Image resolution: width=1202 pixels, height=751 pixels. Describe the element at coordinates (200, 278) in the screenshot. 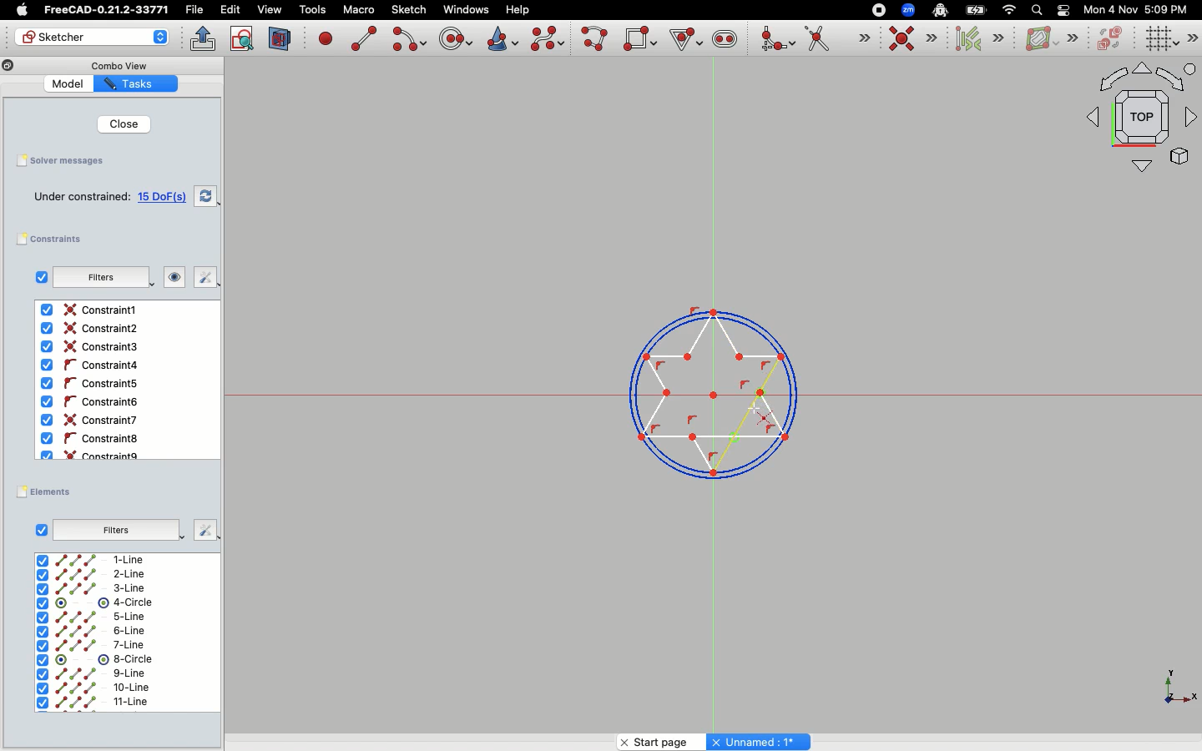

I see `Fix` at that location.